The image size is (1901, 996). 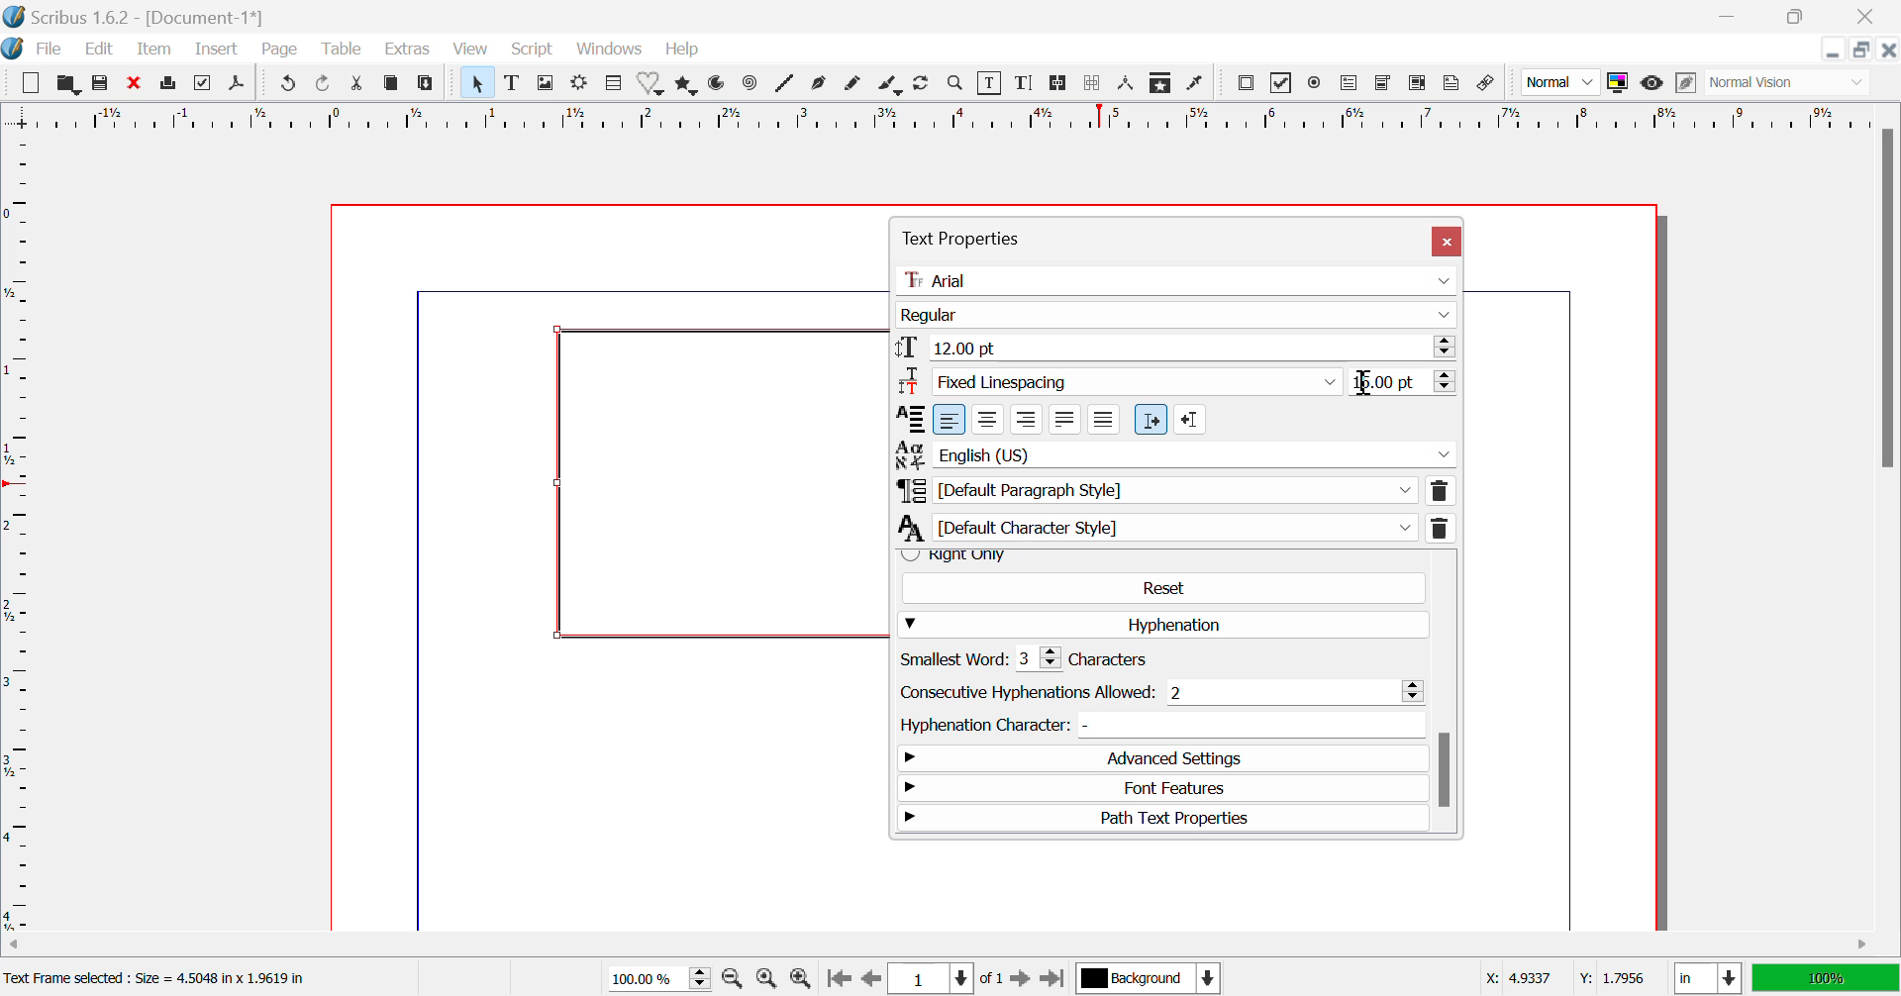 What do you see at coordinates (946, 977) in the screenshot?
I see `Page 1 of 1` at bounding box center [946, 977].